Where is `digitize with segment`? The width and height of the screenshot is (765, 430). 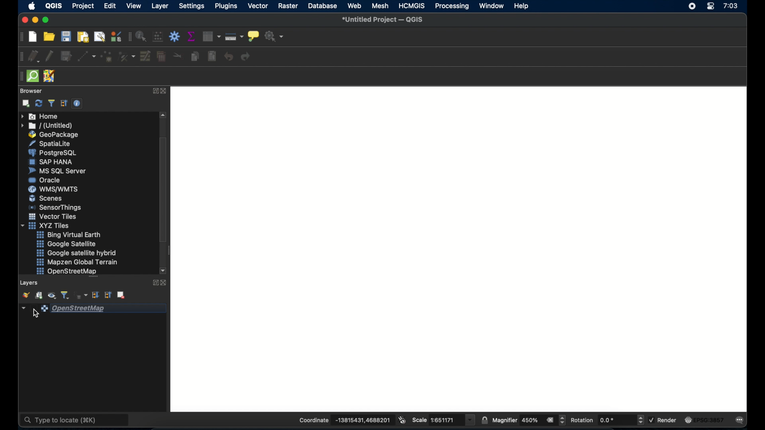
digitize with segment is located at coordinates (86, 57).